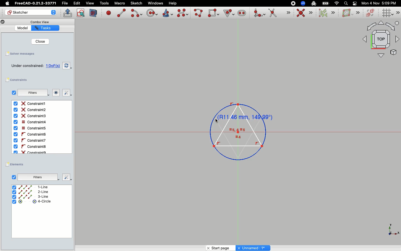 This screenshot has width=401, height=251. I want to click on Sketch, so click(137, 3).